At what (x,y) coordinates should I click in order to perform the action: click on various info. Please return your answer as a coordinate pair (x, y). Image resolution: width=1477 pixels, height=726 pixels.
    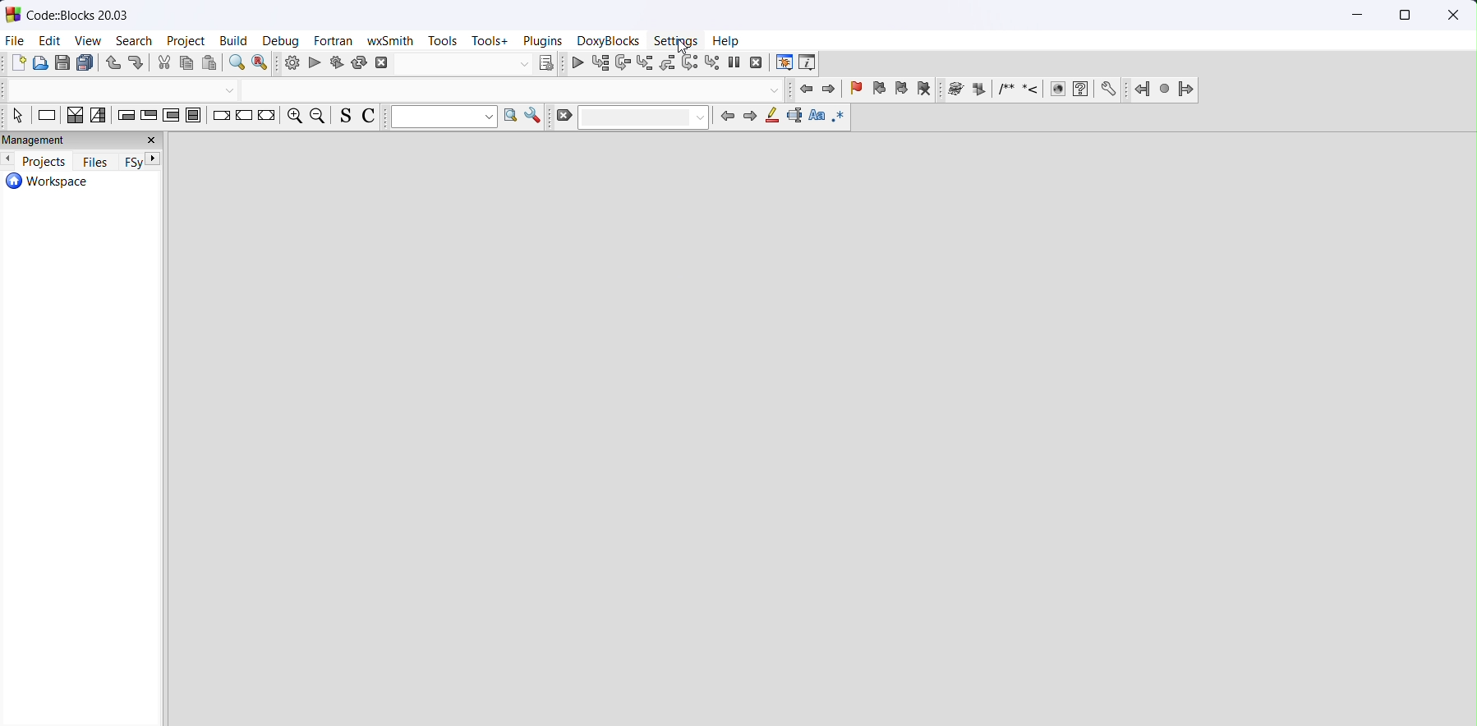
    Looking at the image, I should click on (811, 64).